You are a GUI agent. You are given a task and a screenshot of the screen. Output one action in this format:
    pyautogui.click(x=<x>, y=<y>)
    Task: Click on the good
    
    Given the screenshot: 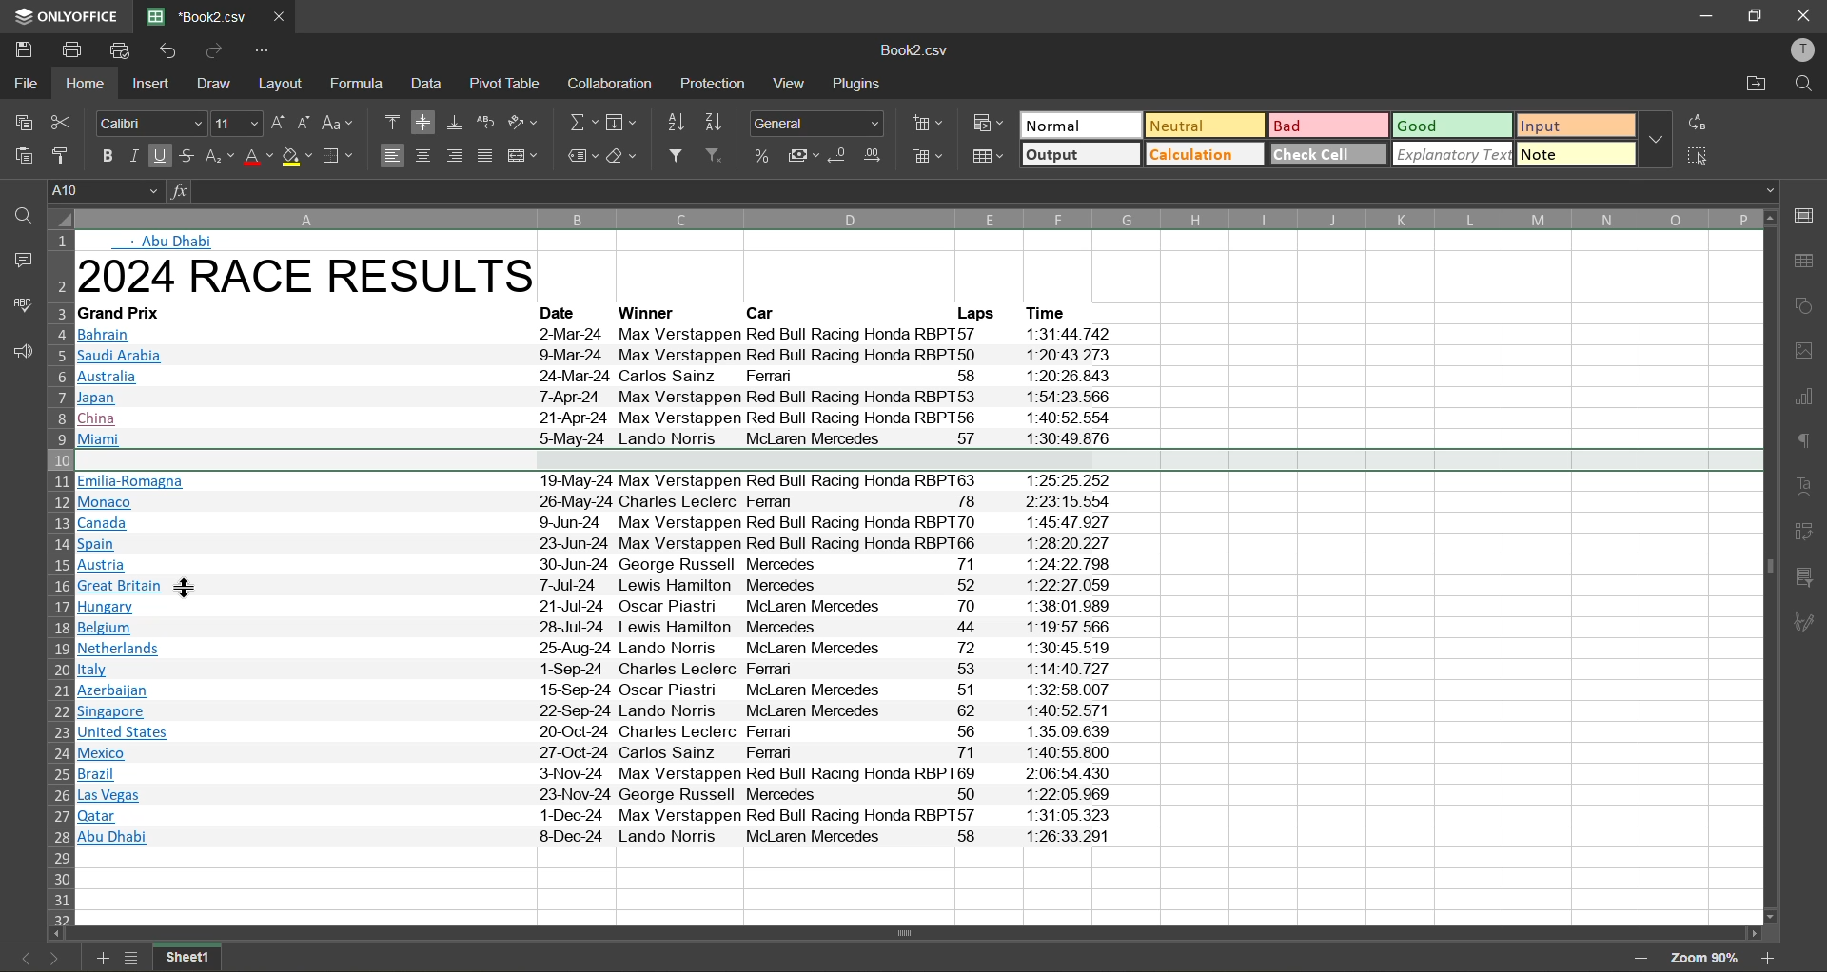 What is the action you would take?
    pyautogui.click(x=1452, y=126)
    